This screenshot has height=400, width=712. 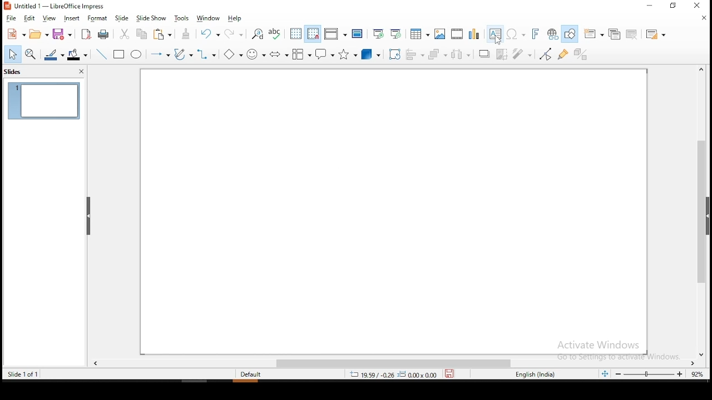 I want to click on insert font work text, so click(x=537, y=34).